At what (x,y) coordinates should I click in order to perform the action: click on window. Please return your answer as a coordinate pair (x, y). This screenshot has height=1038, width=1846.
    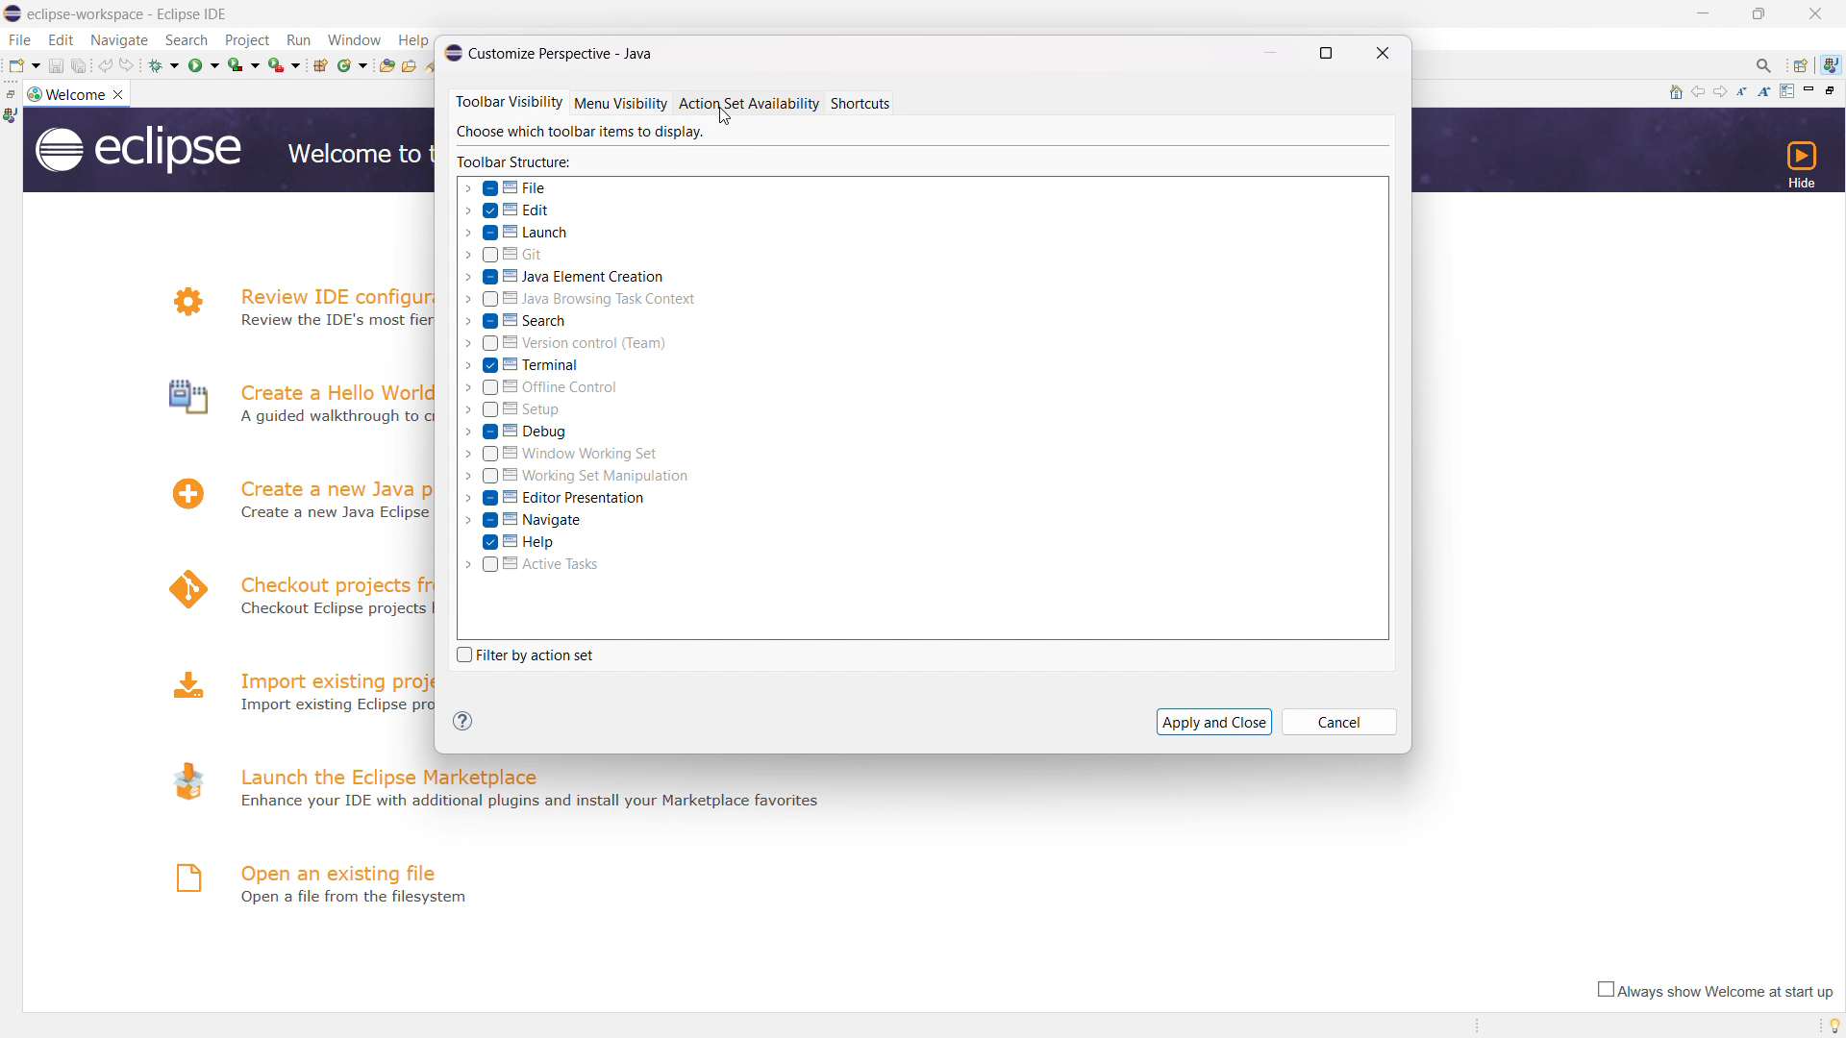
    Looking at the image, I should click on (353, 40).